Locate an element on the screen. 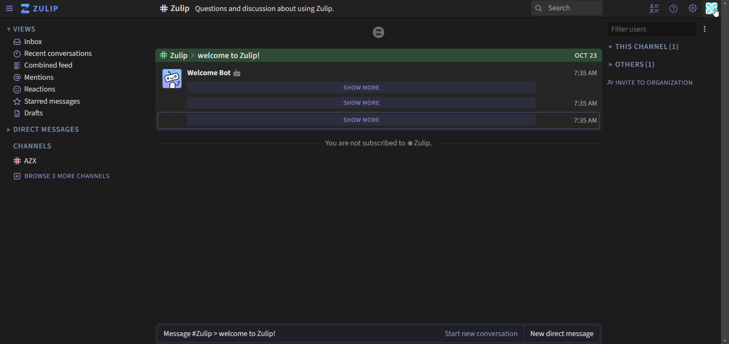 This screenshot has height=344, width=729. recent conversations is located at coordinates (54, 55).